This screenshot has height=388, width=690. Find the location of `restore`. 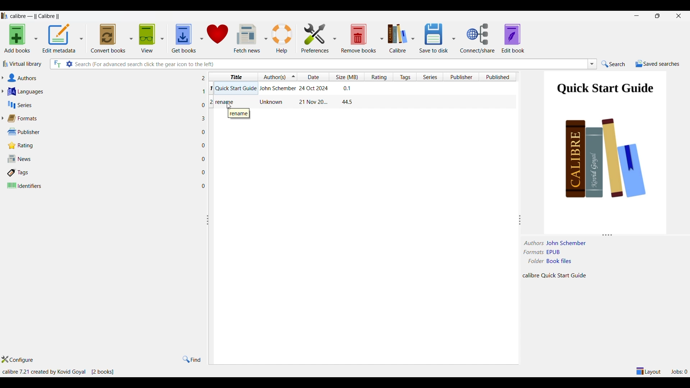

restore is located at coordinates (657, 16).